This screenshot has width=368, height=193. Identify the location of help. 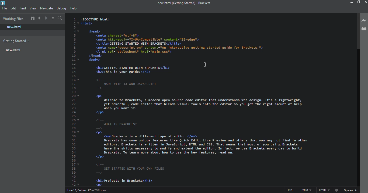
(73, 8).